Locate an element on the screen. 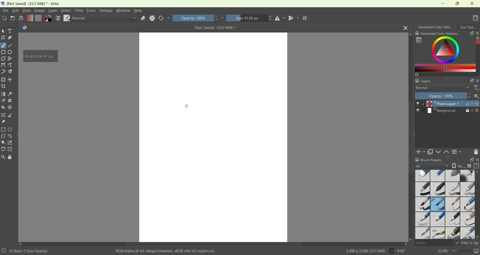 The width and height of the screenshot is (480, 255). lock is located at coordinates (467, 111).